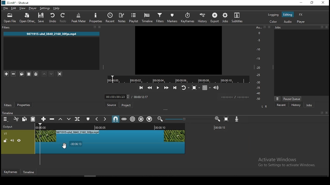  Describe the element at coordinates (60, 74) in the screenshot. I see `deselct filter` at that location.